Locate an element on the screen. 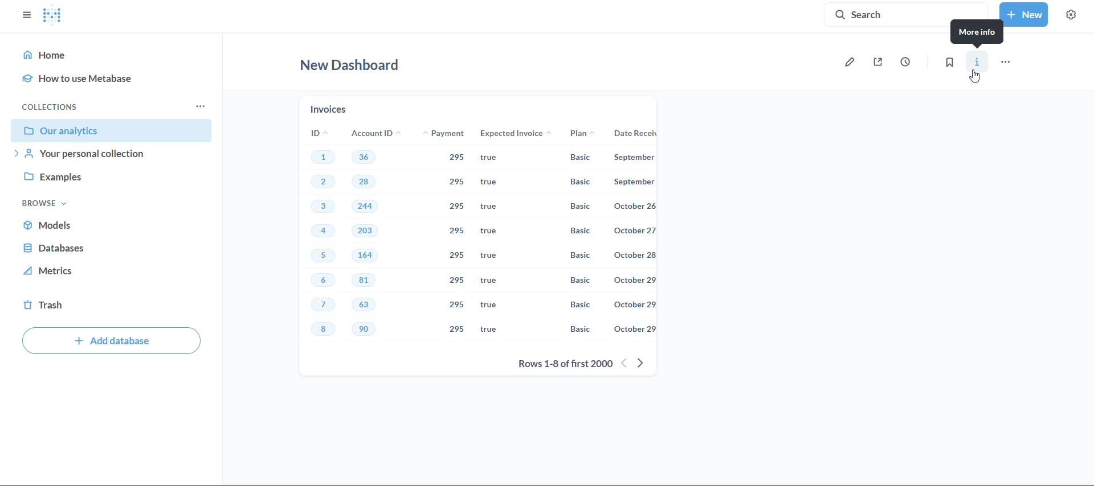 The image size is (1094, 486). basic is located at coordinates (580, 183).